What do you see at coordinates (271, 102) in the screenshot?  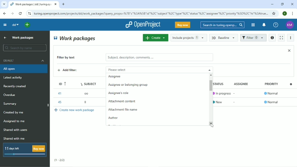 I see `Normal` at bounding box center [271, 102].